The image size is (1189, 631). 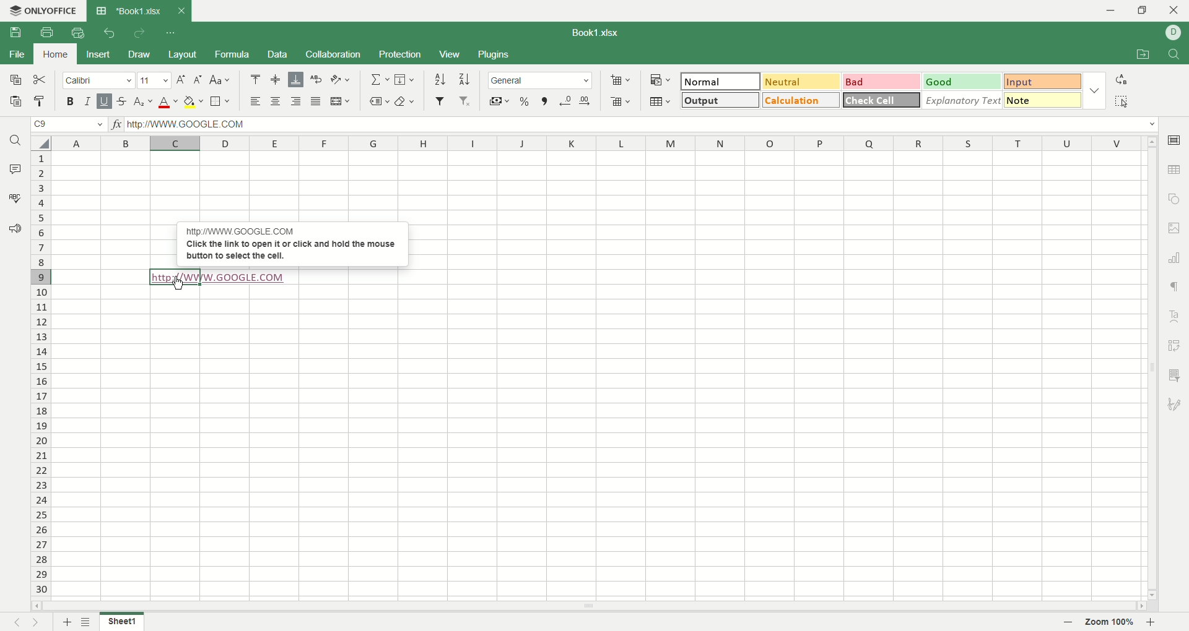 What do you see at coordinates (90, 623) in the screenshot?
I see `sheet list` at bounding box center [90, 623].